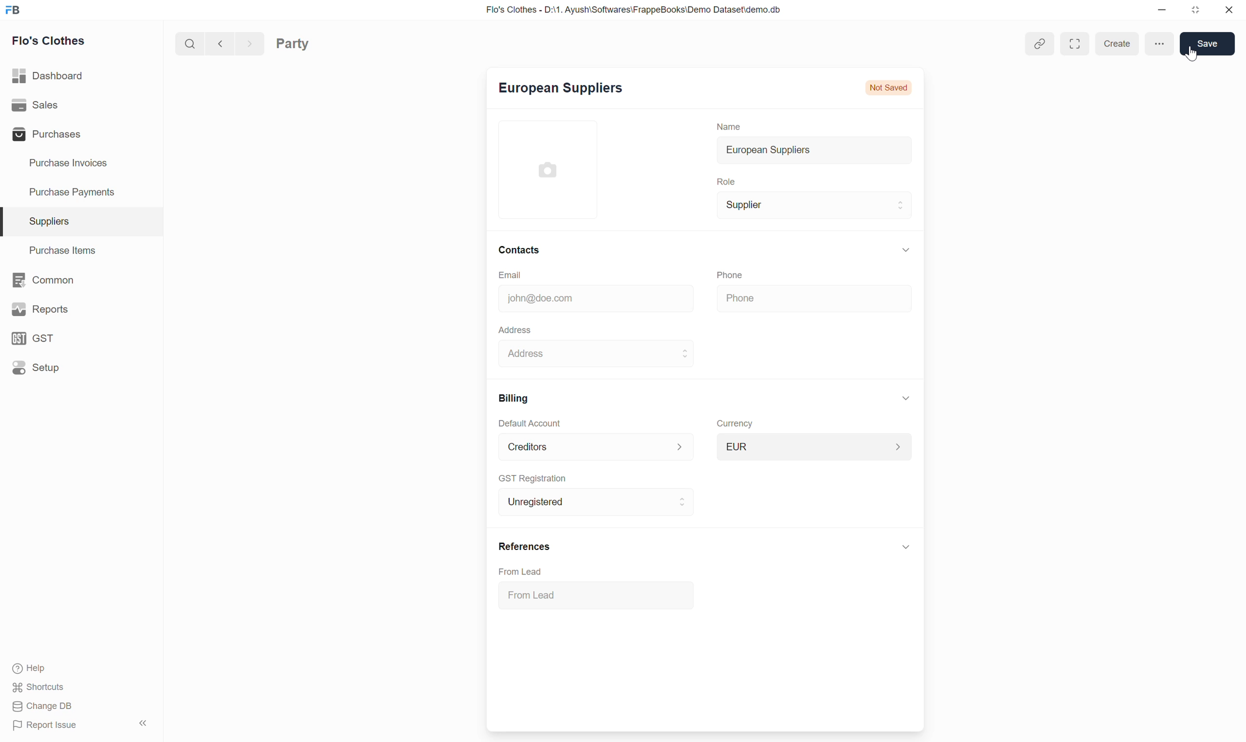 This screenshot has height=742, width=1246. Describe the element at coordinates (36, 367) in the screenshot. I see `setup` at that location.